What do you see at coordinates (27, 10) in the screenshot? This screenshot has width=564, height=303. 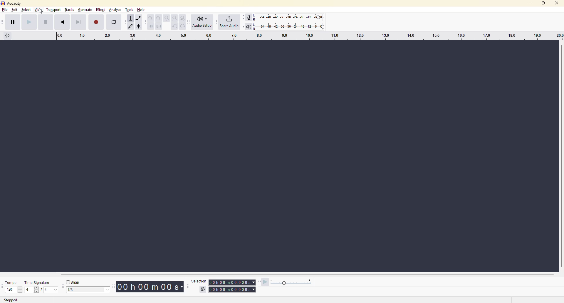 I see `select` at bounding box center [27, 10].